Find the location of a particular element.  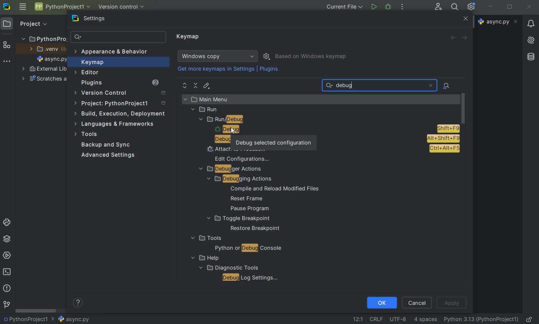

python console is located at coordinates (8, 223).